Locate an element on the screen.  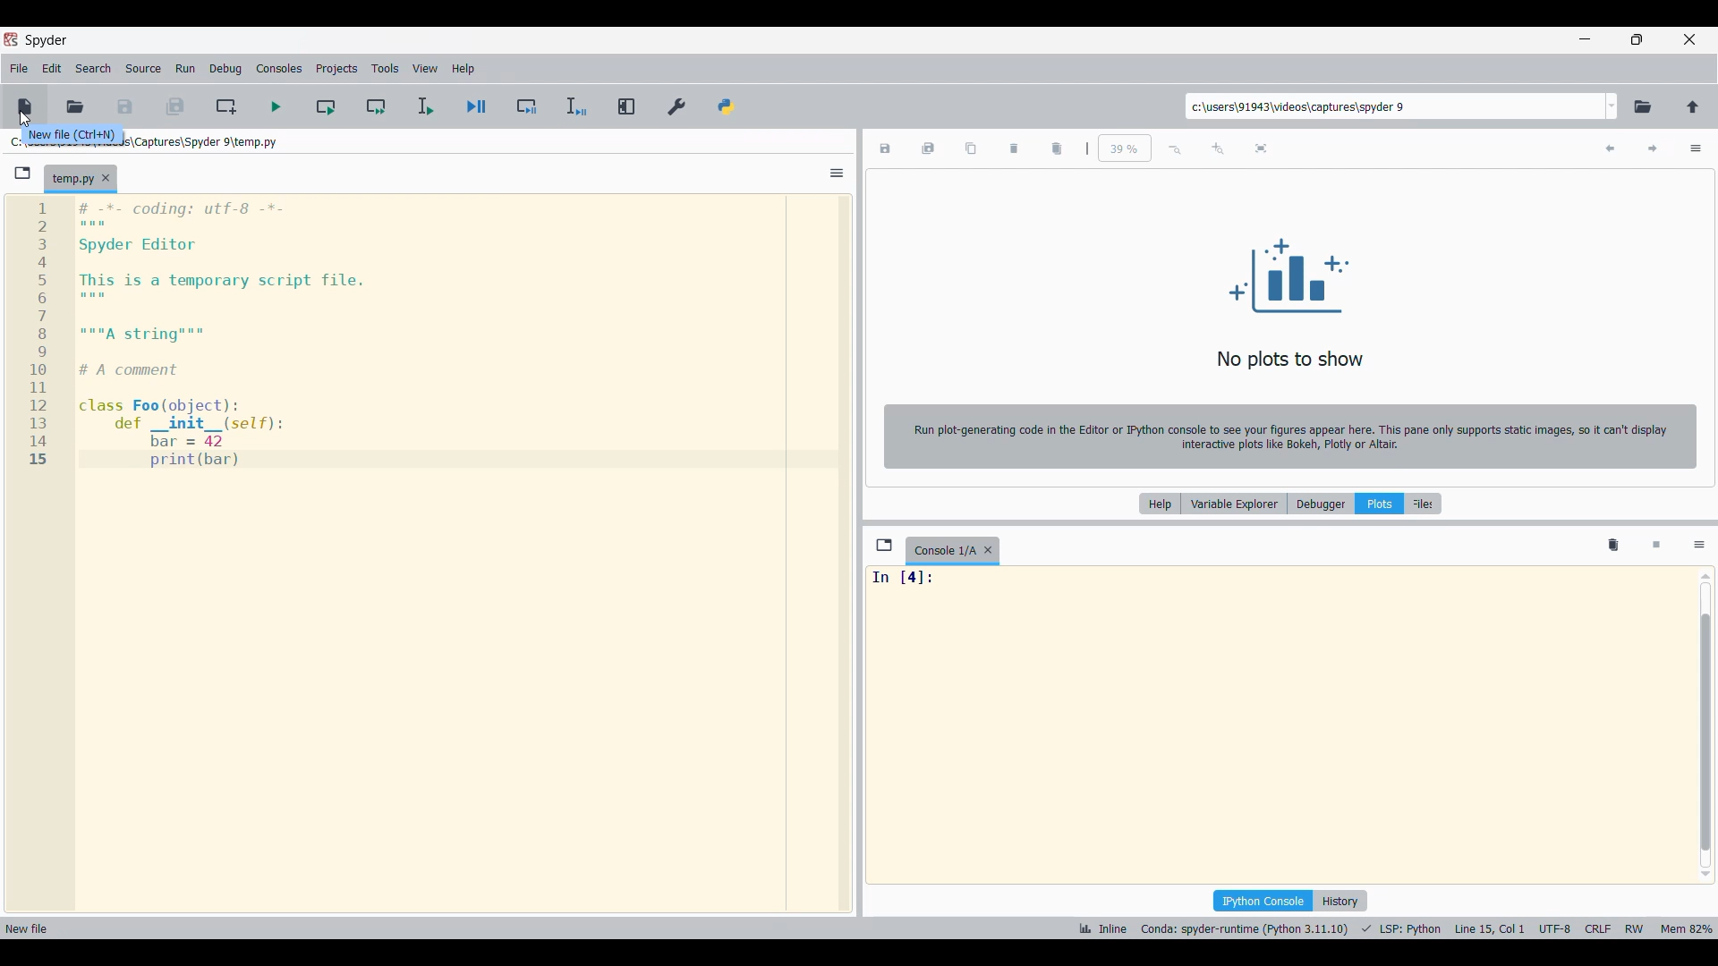
cursor is located at coordinates (28, 119).